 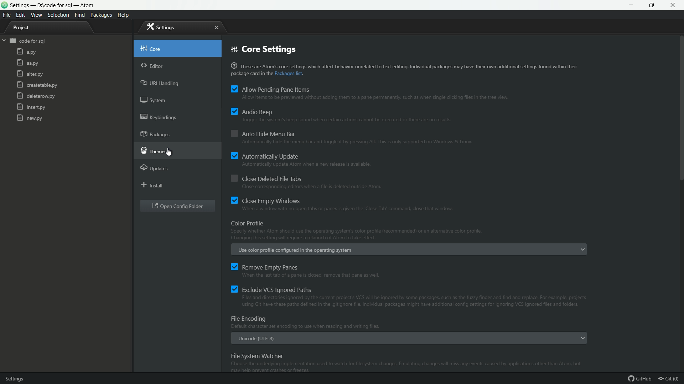 What do you see at coordinates (409, 367) in the screenshot?
I see `choose the underlying implementation used to watch for filesystem changes . emulating changes will miss any events caused by applications other than atom, but may help prevent crashes or freezes.` at bounding box center [409, 367].